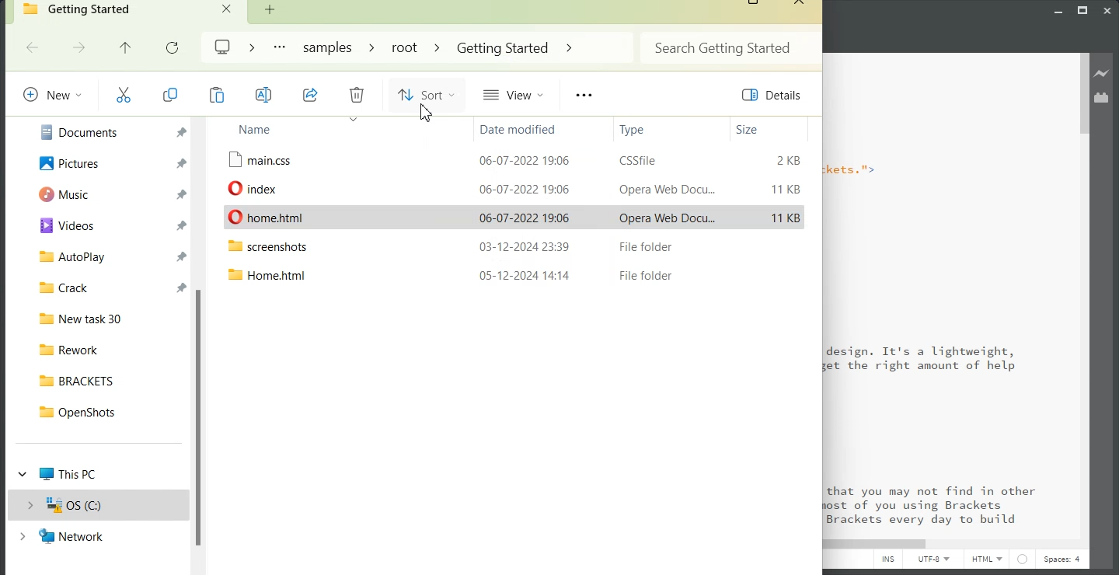 This screenshot has width=1119, height=575. What do you see at coordinates (655, 129) in the screenshot?
I see `Type` at bounding box center [655, 129].